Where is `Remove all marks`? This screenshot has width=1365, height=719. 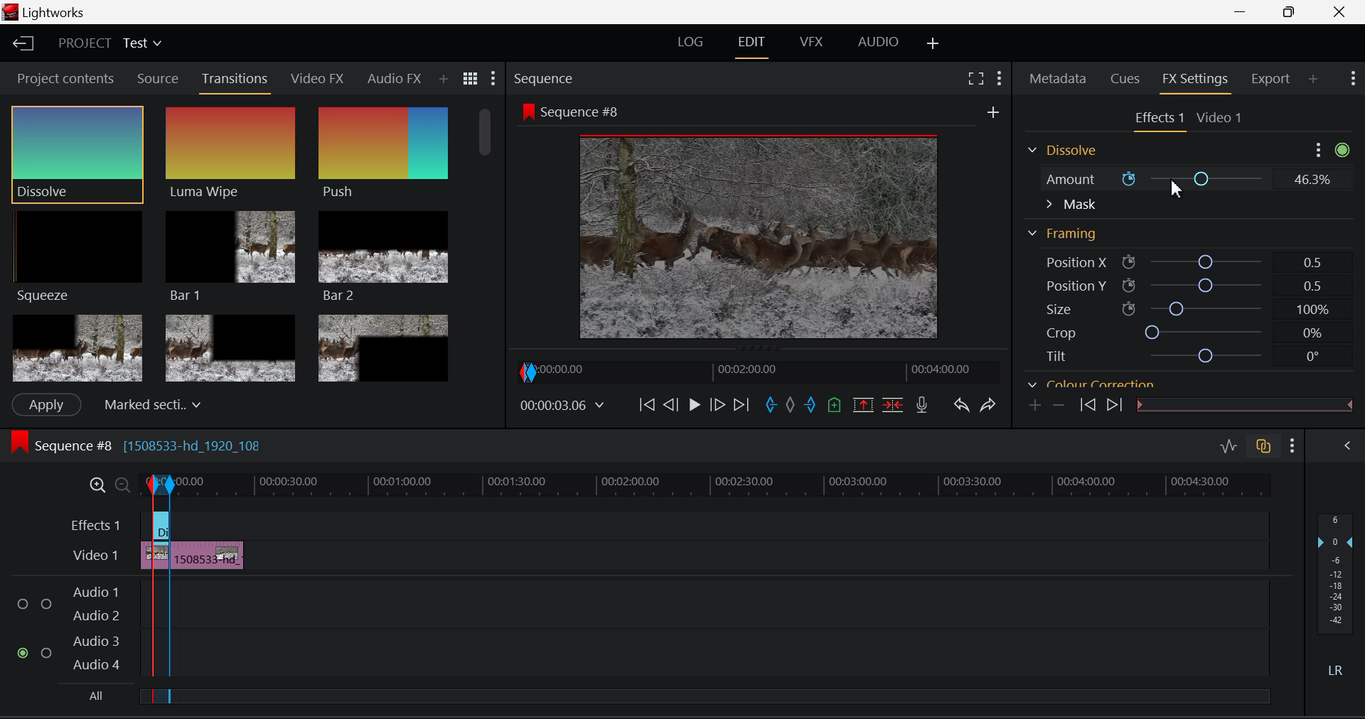
Remove all marks is located at coordinates (790, 407).